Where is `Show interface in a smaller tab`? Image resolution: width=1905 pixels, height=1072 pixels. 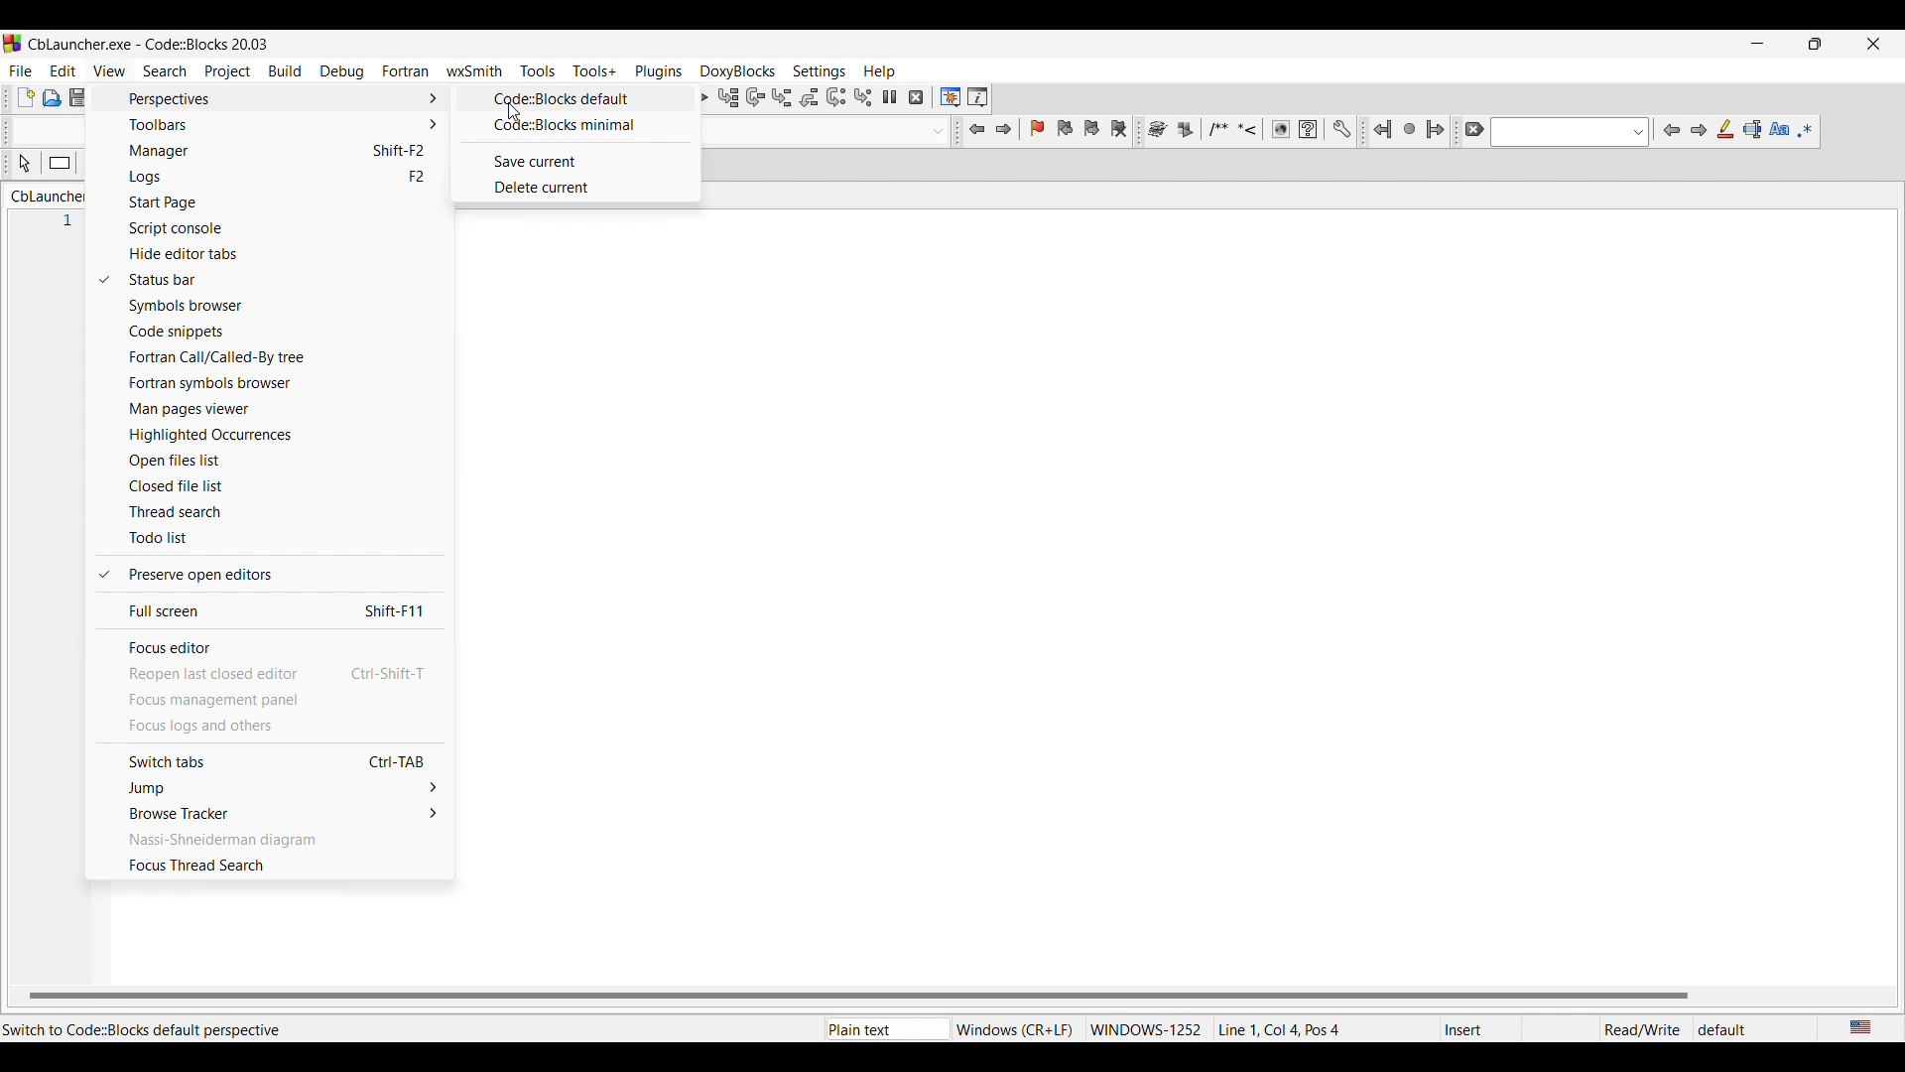
Show interface in a smaller tab is located at coordinates (1816, 44).